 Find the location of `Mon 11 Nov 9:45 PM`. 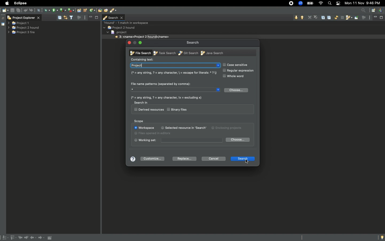

Mon 11 Nov 9:45 PM is located at coordinates (364, 3).